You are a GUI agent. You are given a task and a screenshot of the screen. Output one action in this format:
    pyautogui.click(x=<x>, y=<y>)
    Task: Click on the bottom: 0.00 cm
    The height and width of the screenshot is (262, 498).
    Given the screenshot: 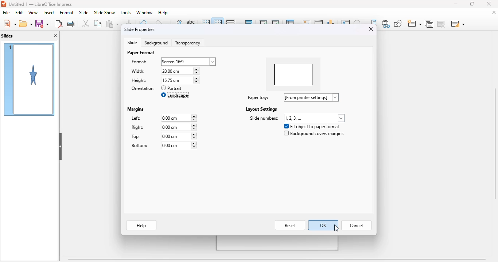 What is the action you would take?
    pyautogui.click(x=176, y=145)
    